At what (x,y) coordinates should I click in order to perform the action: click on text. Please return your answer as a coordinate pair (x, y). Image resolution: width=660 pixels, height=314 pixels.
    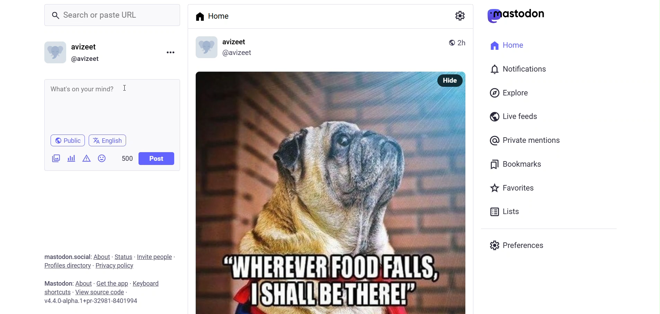
    Looking at the image, I should click on (58, 283).